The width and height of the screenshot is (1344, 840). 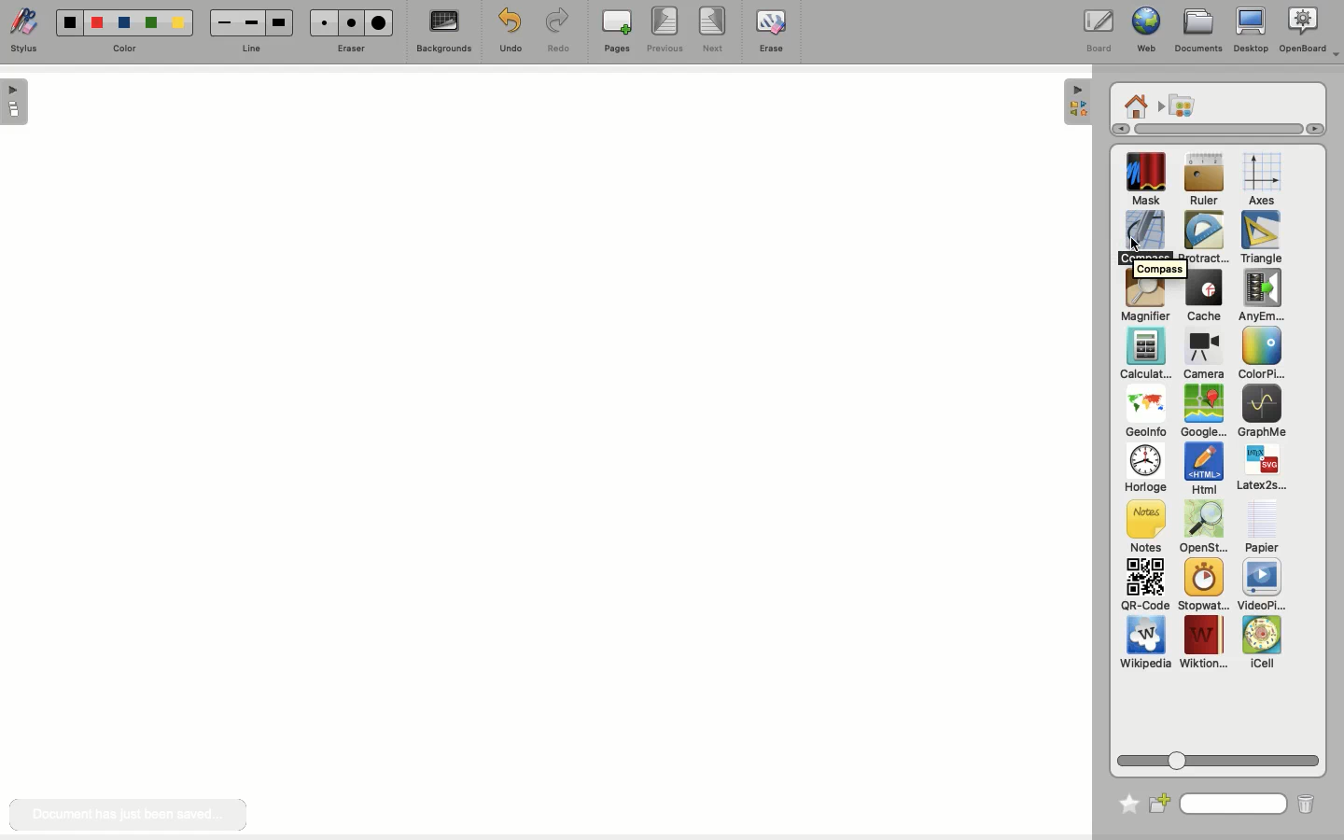 I want to click on Home, so click(x=1136, y=105).